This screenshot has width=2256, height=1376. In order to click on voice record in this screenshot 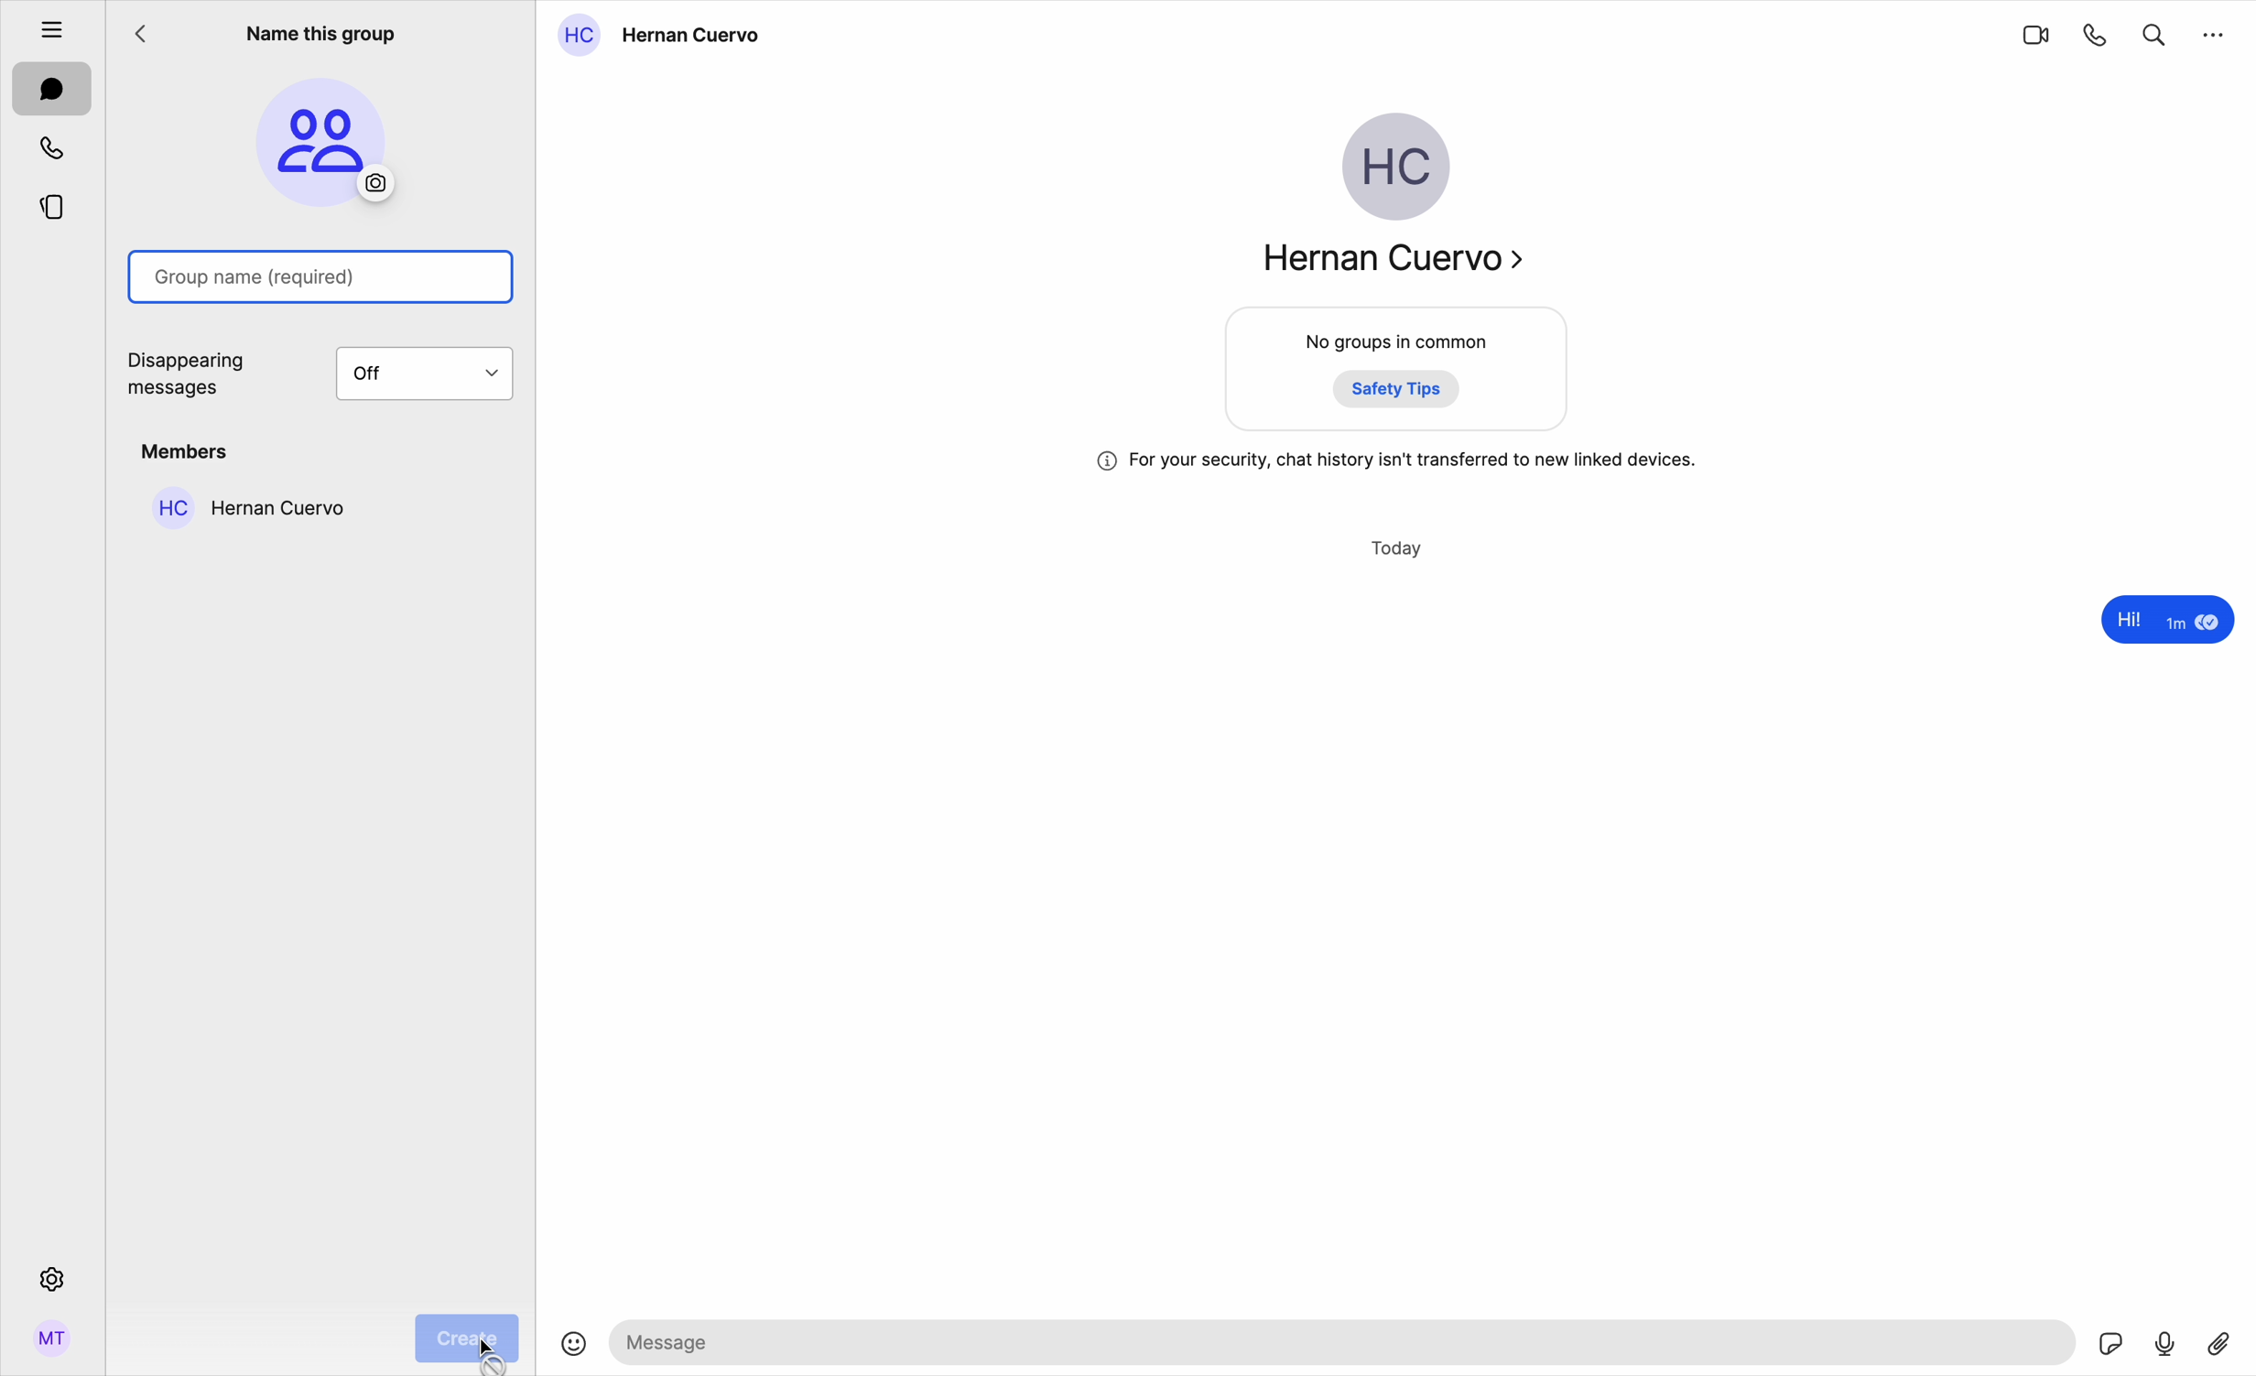, I will do `click(2165, 1341)`.